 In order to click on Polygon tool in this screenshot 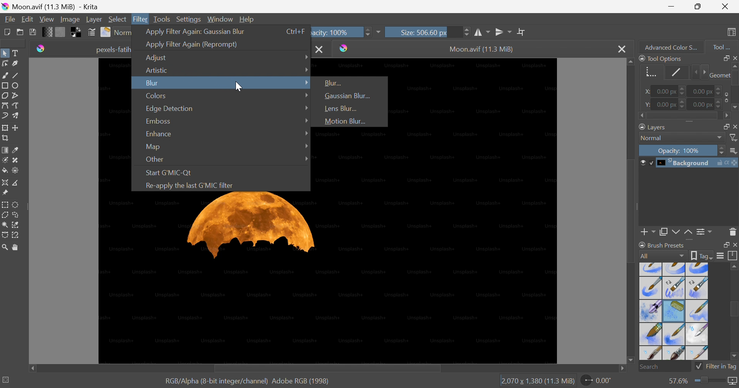, I will do `click(5, 95)`.